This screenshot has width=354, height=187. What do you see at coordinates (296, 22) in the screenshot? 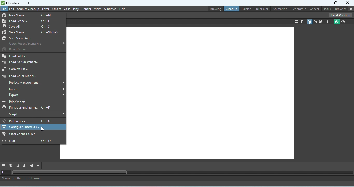
I see `Safe area` at bounding box center [296, 22].